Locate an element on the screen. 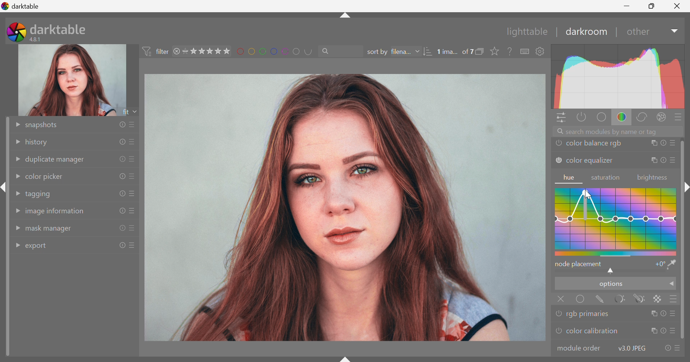 The height and width of the screenshot is (362, 690). other is located at coordinates (638, 33).